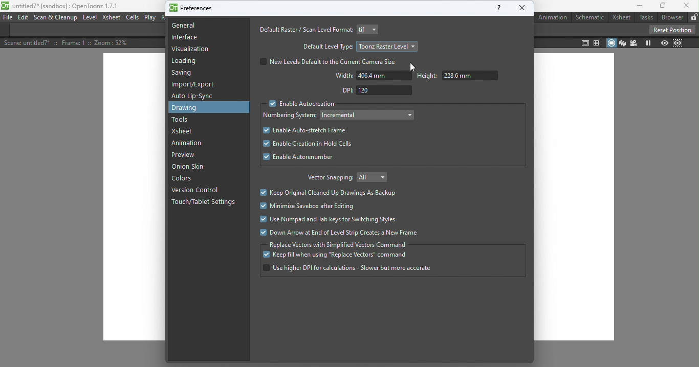  What do you see at coordinates (306, 206) in the screenshot?
I see `Minimize savebox after editing` at bounding box center [306, 206].